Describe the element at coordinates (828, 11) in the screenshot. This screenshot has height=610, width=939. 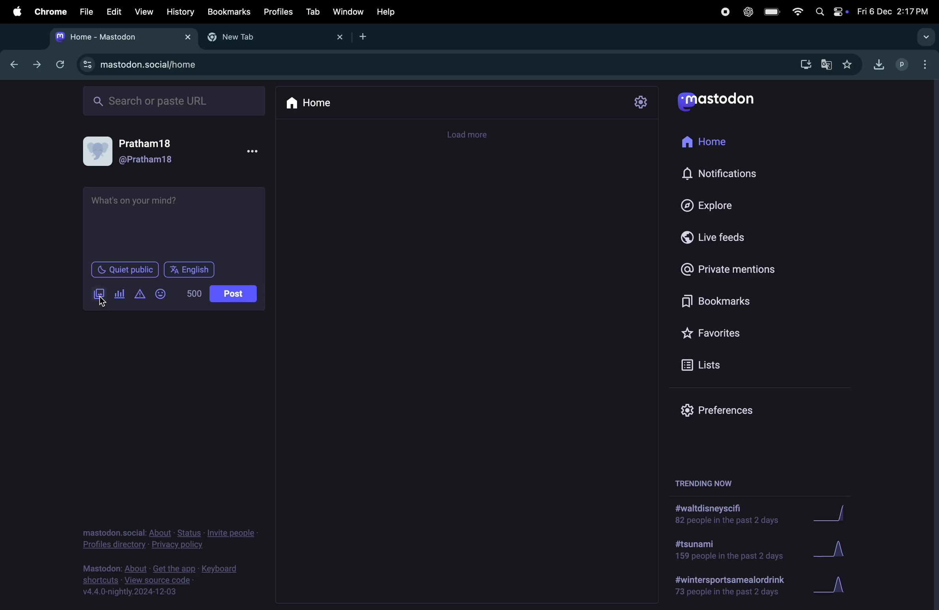
I see `apple widgets` at that location.